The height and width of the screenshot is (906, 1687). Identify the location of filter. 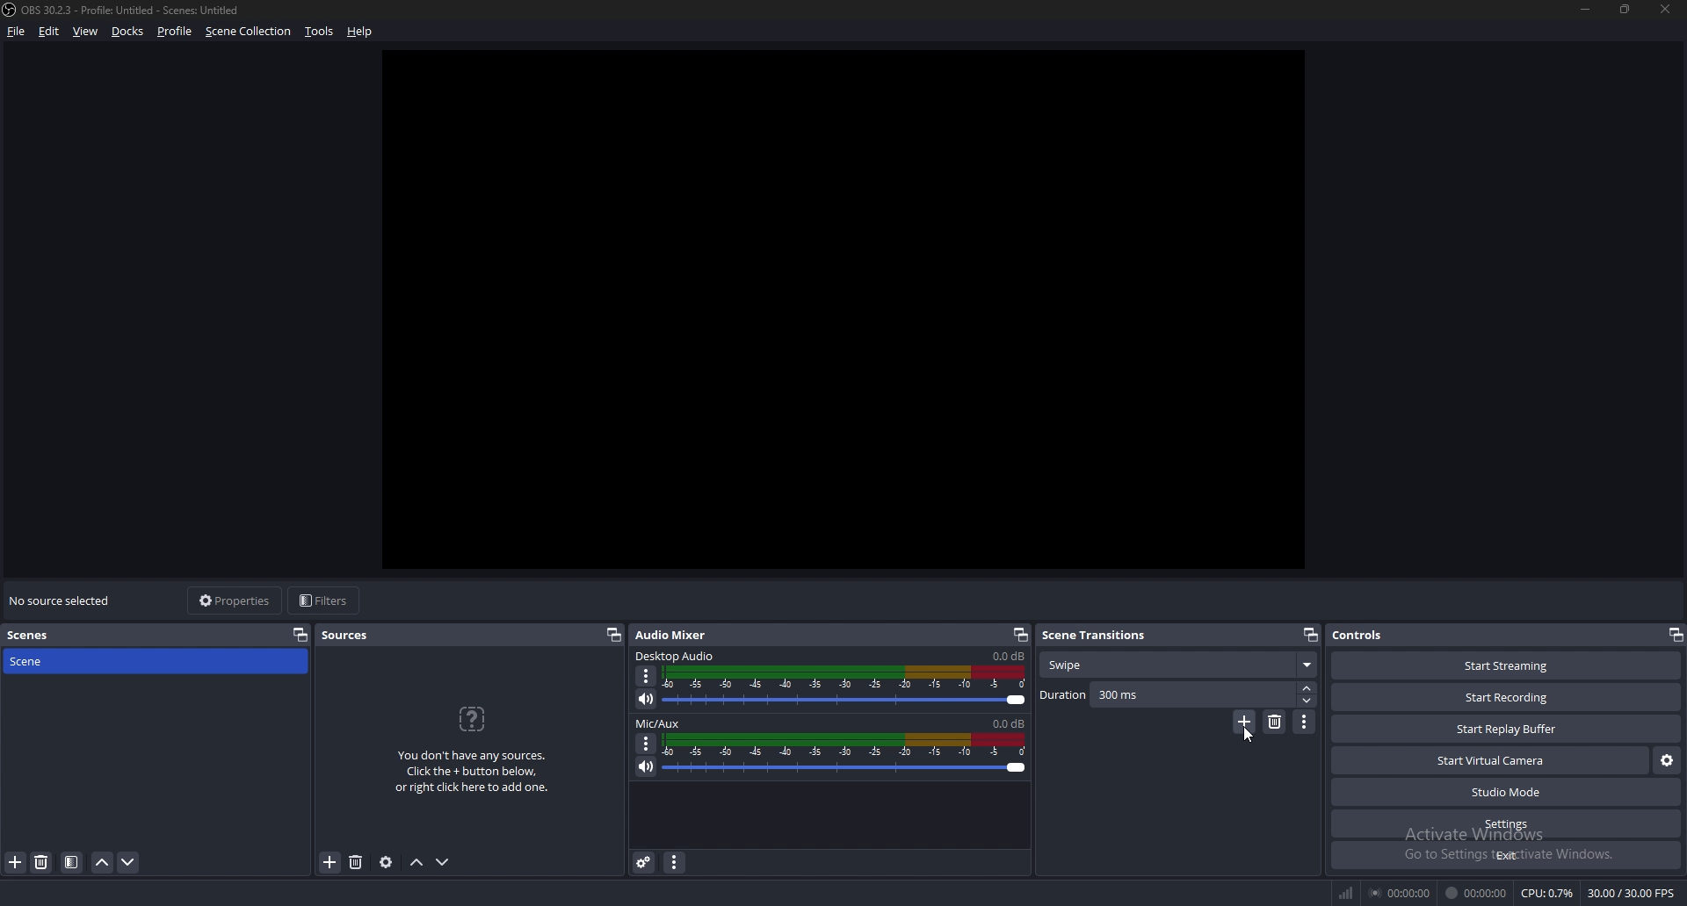
(71, 863).